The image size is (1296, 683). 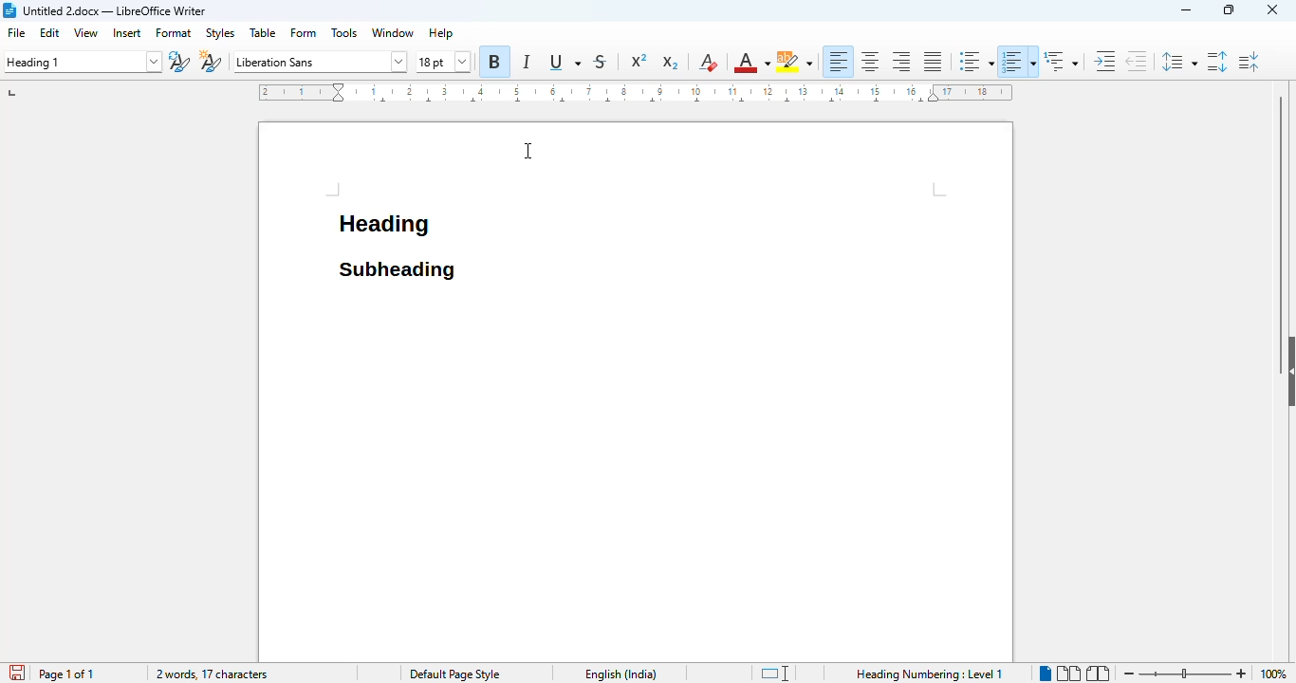 What do you see at coordinates (50, 32) in the screenshot?
I see `edit` at bounding box center [50, 32].